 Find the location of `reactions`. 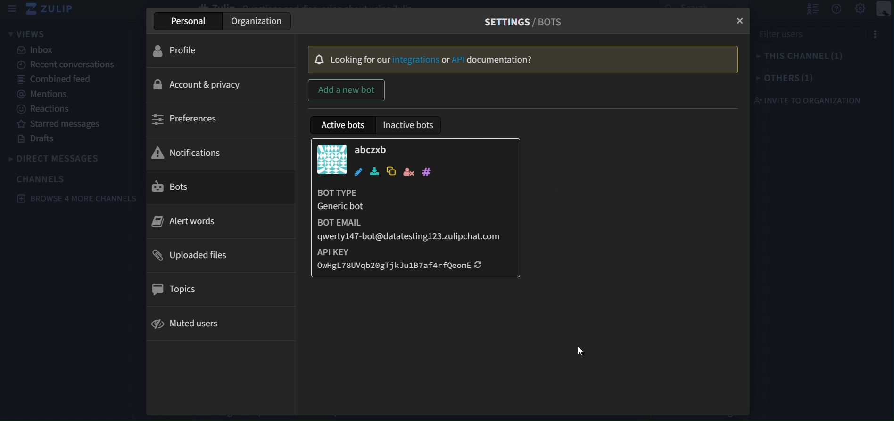

reactions is located at coordinates (45, 109).